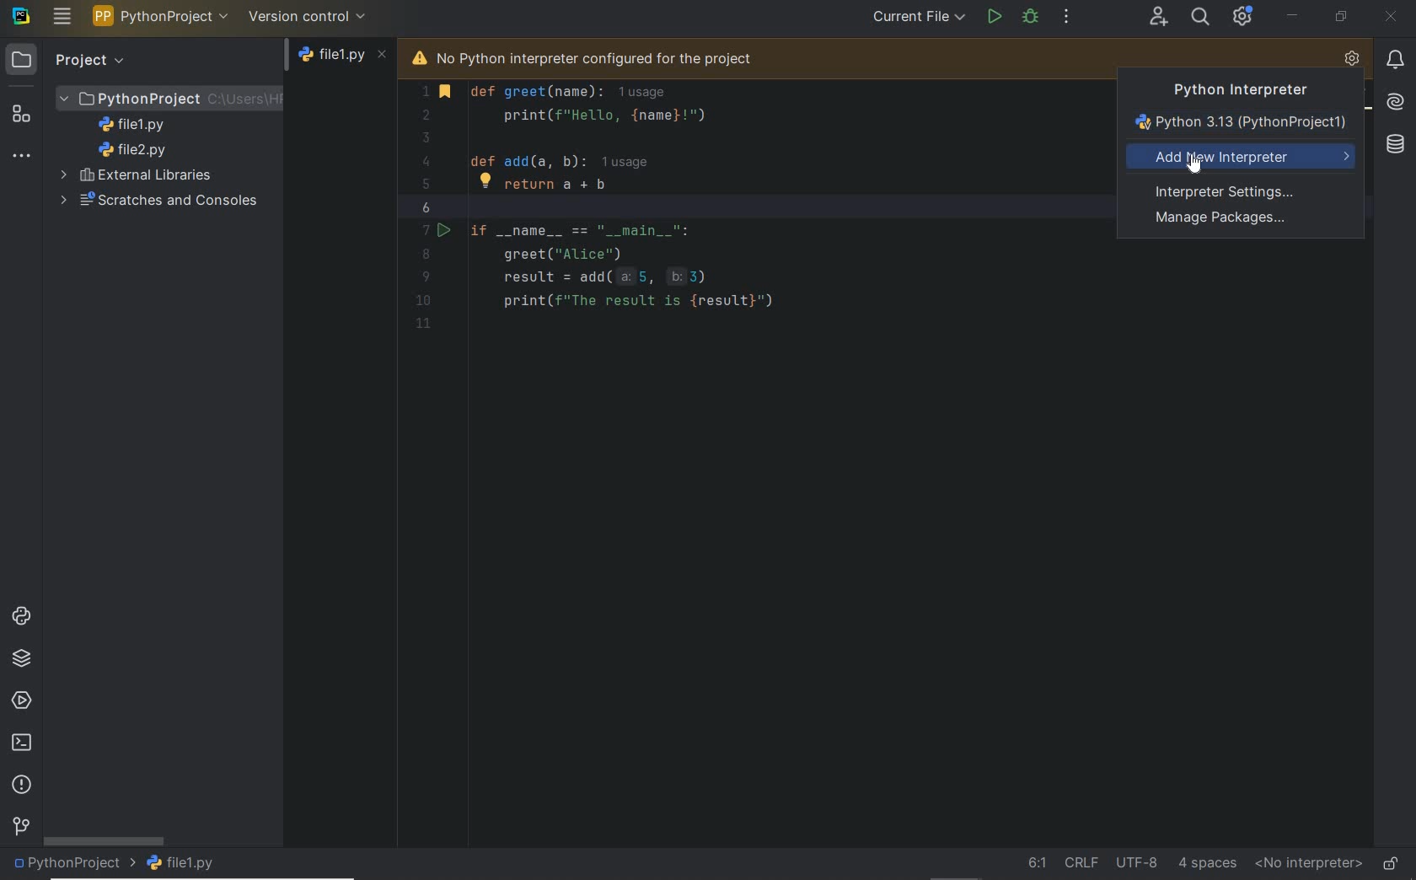 Image resolution: width=1416 pixels, height=880 pixels. Describe the element at coordinates (21, 16) in the screenshot. I see `system name` at that location.